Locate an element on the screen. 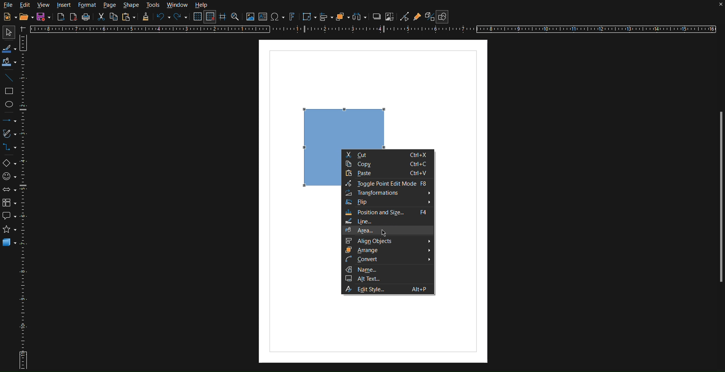 The height and width of the screenshot is (372, 725). Format is located at coordinates (87, 5).